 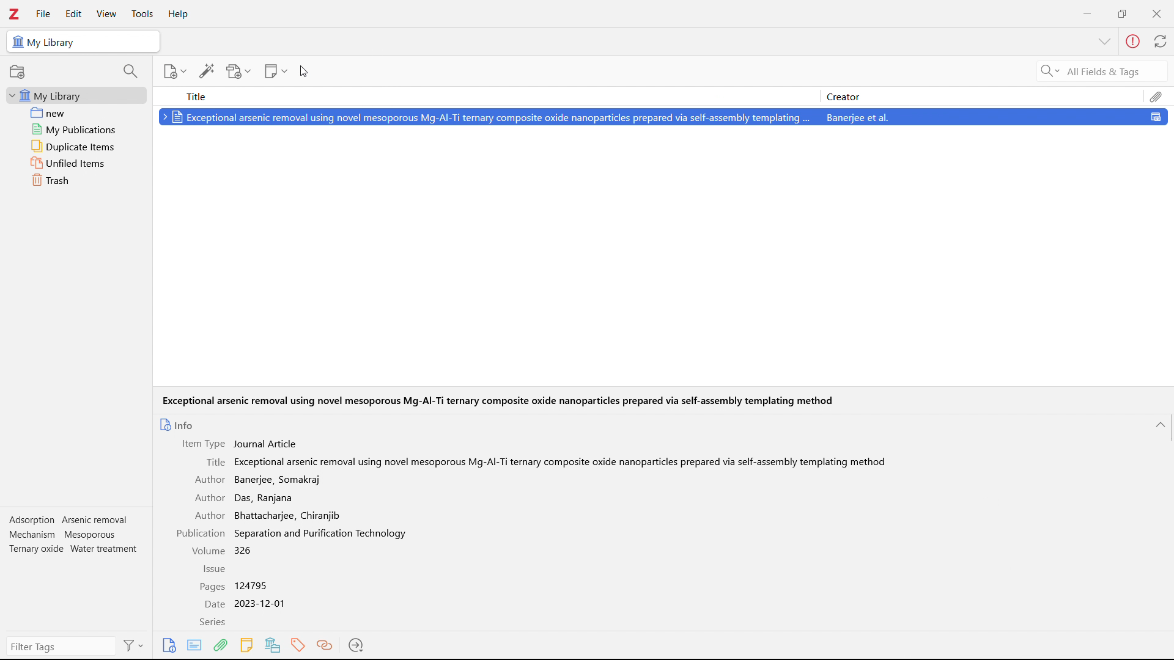 I want to click on add attachments, so click(x=239, y=71).